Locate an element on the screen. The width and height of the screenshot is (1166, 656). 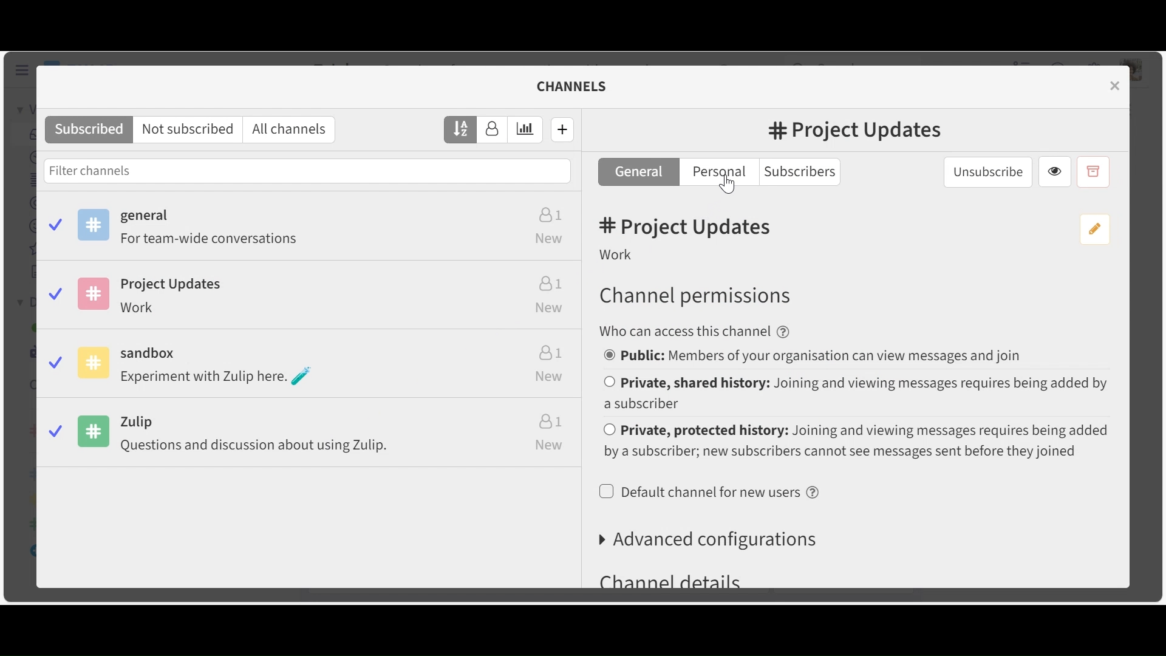
close is located at coordinates (1117, 85).